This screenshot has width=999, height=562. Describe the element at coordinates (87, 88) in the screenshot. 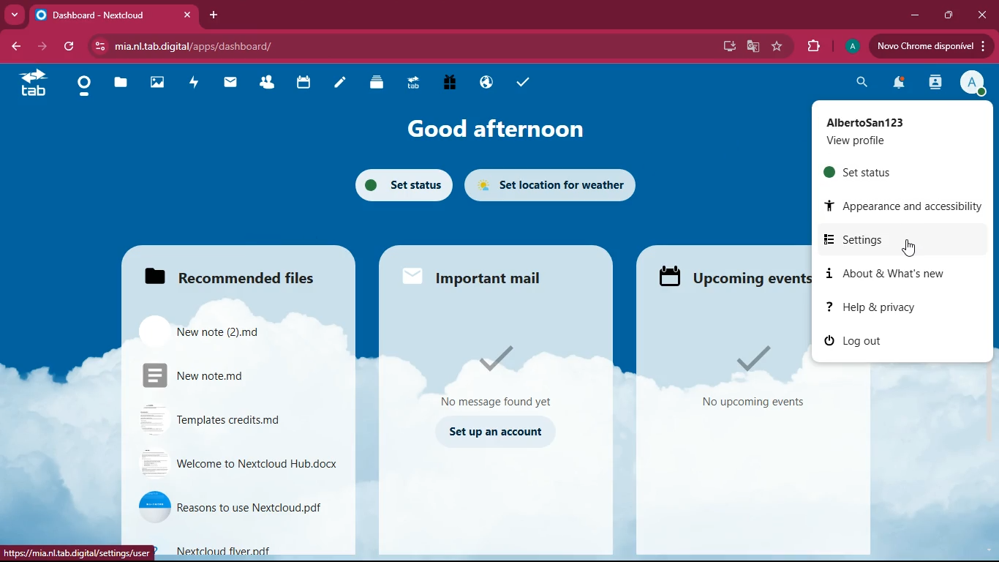

I see `home` at that location.